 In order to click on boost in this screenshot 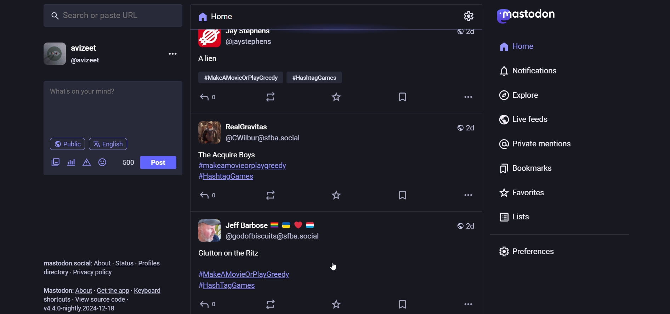, I will do `click(267, 98)`.